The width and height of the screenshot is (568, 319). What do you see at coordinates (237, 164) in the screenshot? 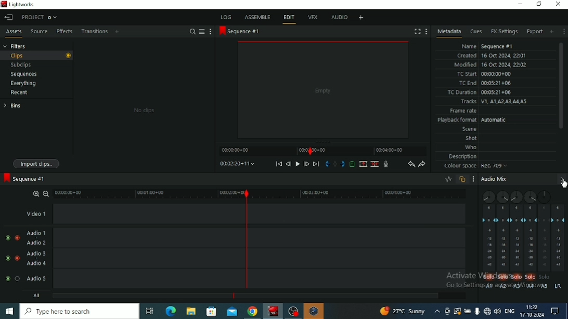
I see `Timecodes and reels` at bounding box center [237, 164].